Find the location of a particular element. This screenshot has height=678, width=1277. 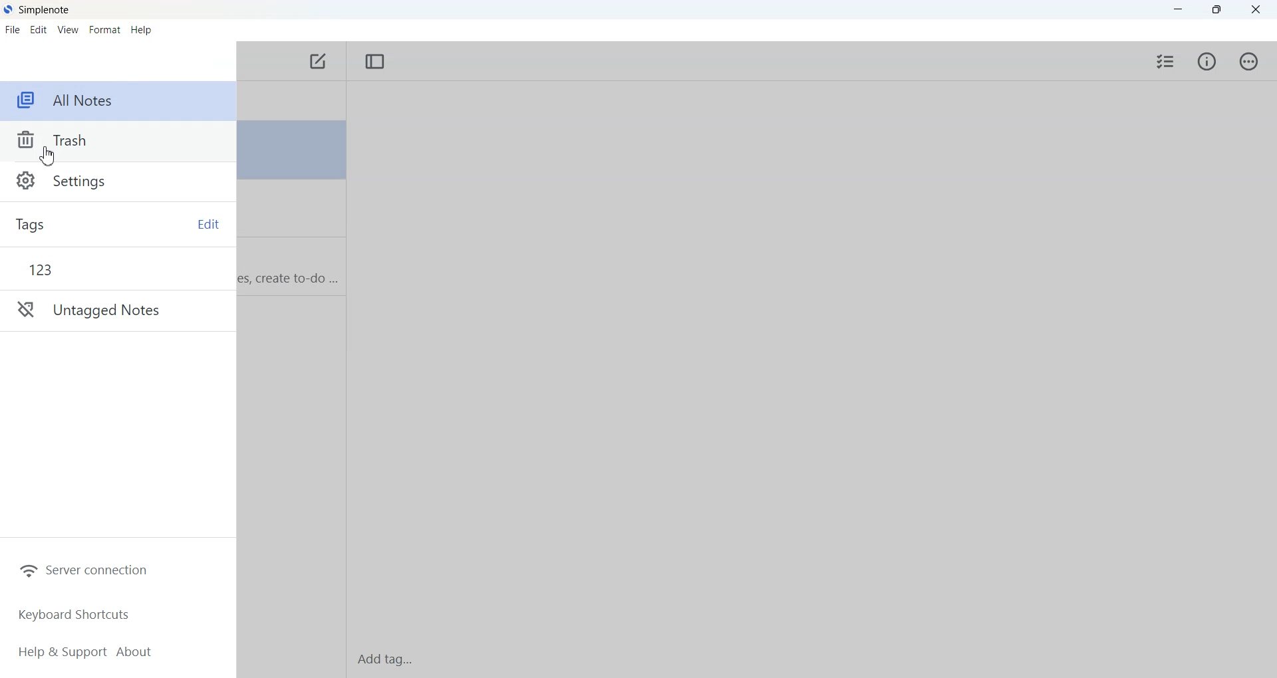

Note is located at coordinates (291, 151).